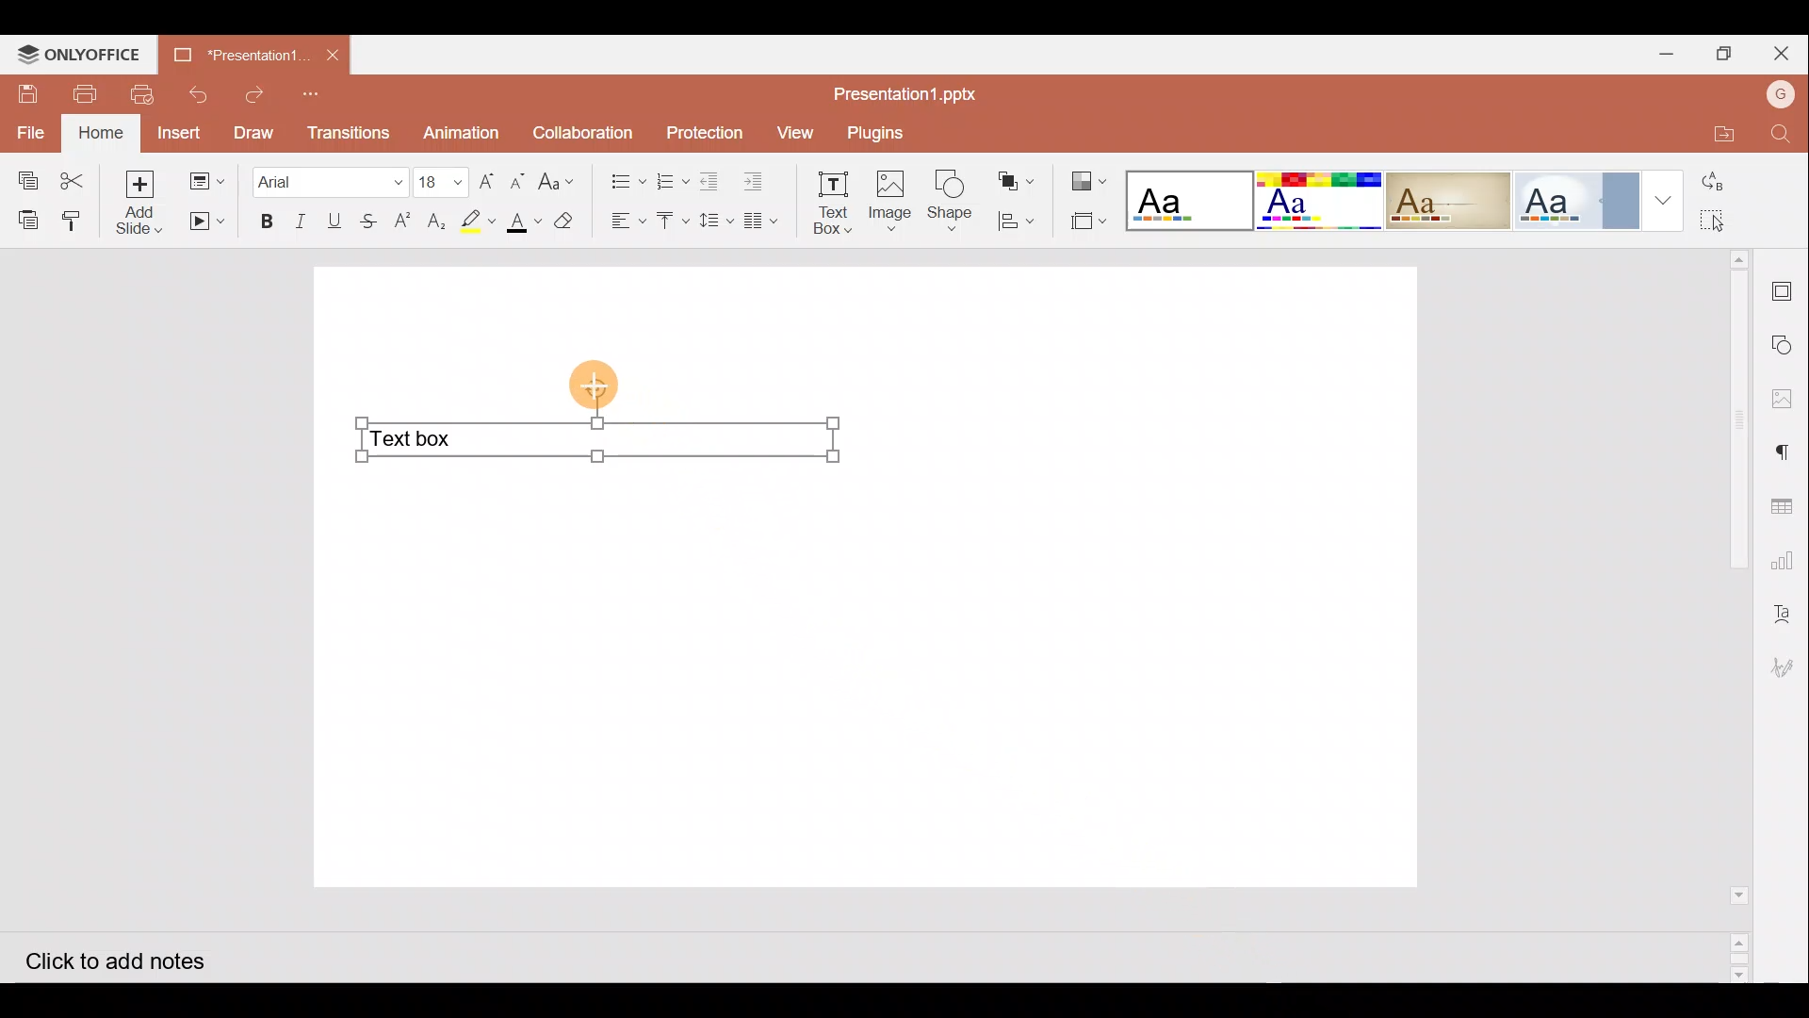 The height and width of the screenshot is (1018, 1809). What do you see at coordinates (473, 221) in the screenshot?
I see `Highlight color` at bounding box center [473, 221].